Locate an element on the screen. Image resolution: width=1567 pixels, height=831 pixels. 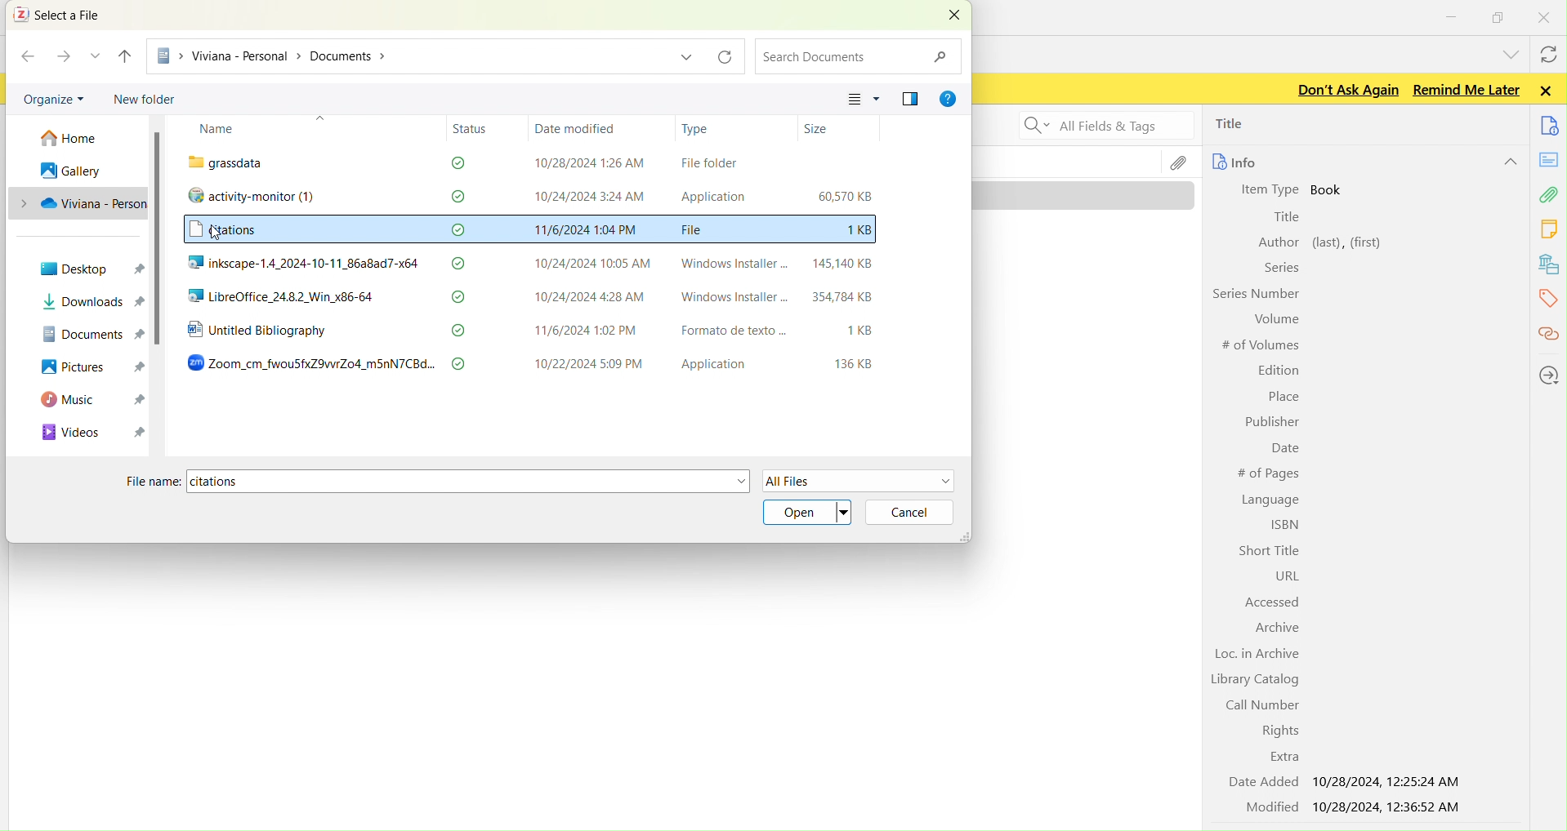
dropdown is located at coordinates (686, 59).